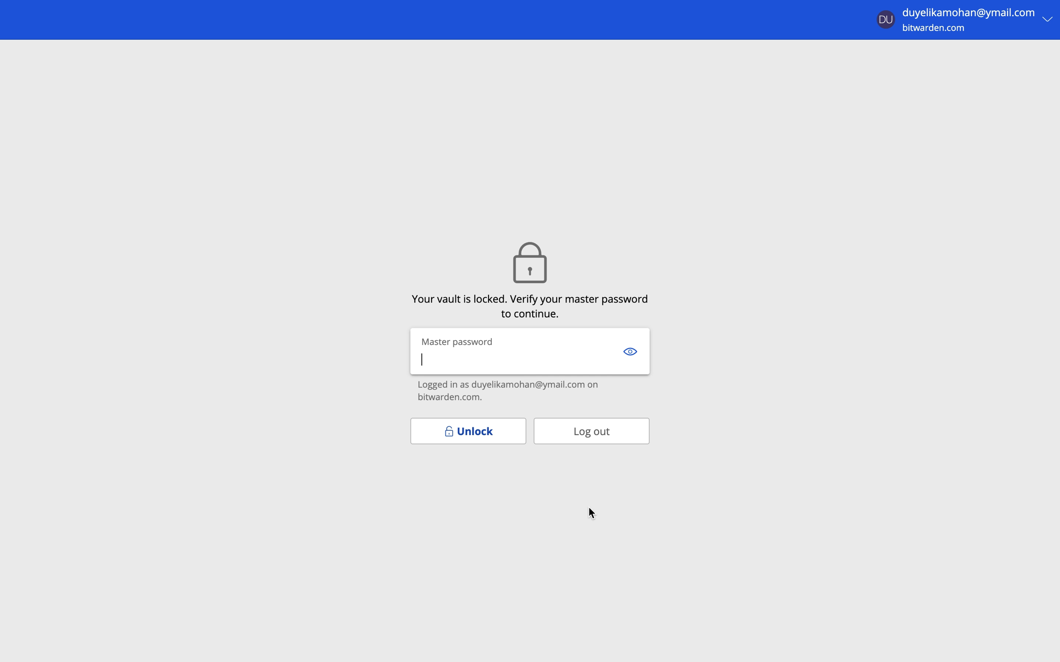 The width and height of the screenshot is (1060, 662). I want to click on account menu, so click(965, 18).